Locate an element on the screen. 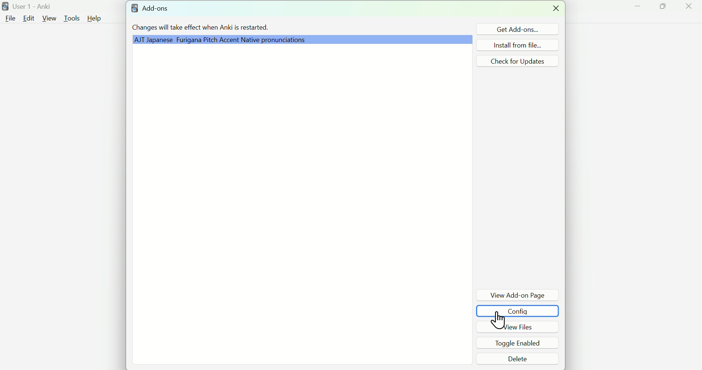  Check for Updates is located at coordinates (519, 61).